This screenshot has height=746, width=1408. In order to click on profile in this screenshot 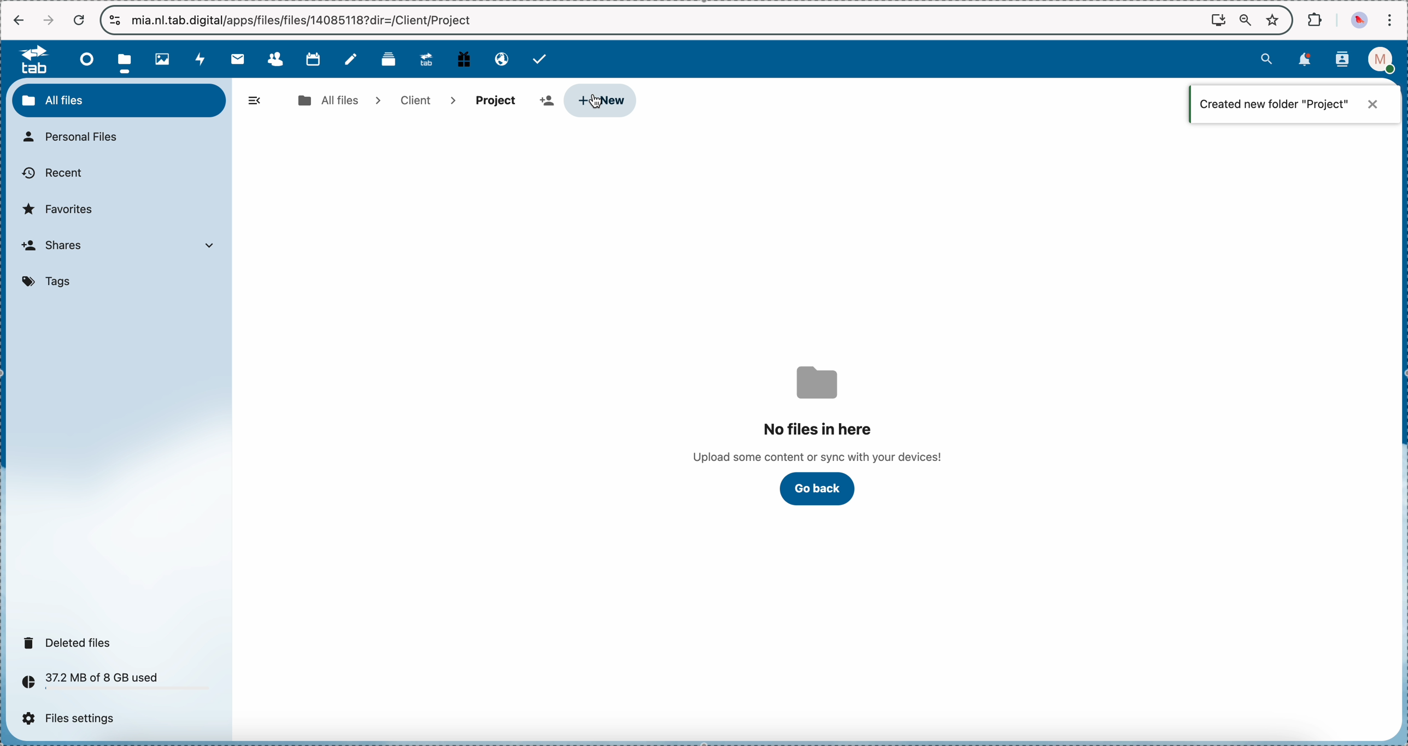, I will do `click(1384, 60)`.